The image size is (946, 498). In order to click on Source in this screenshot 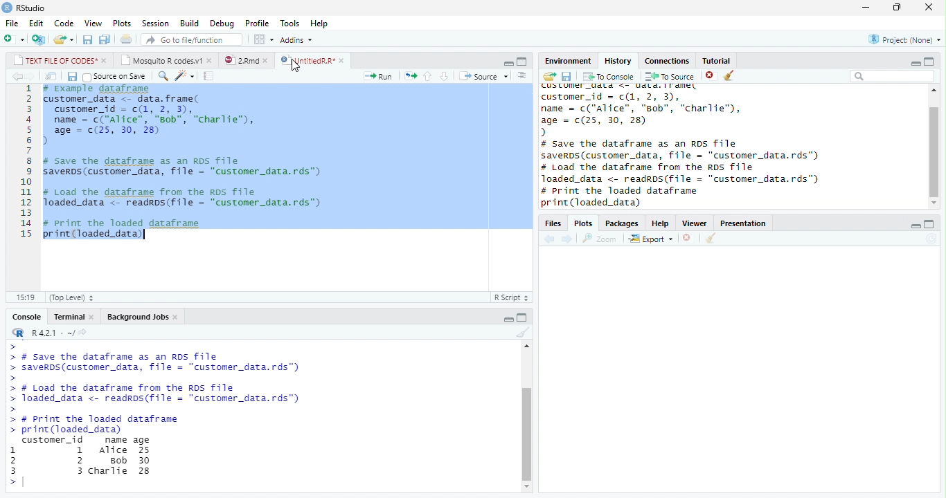, I will do `click(485, 77)`.